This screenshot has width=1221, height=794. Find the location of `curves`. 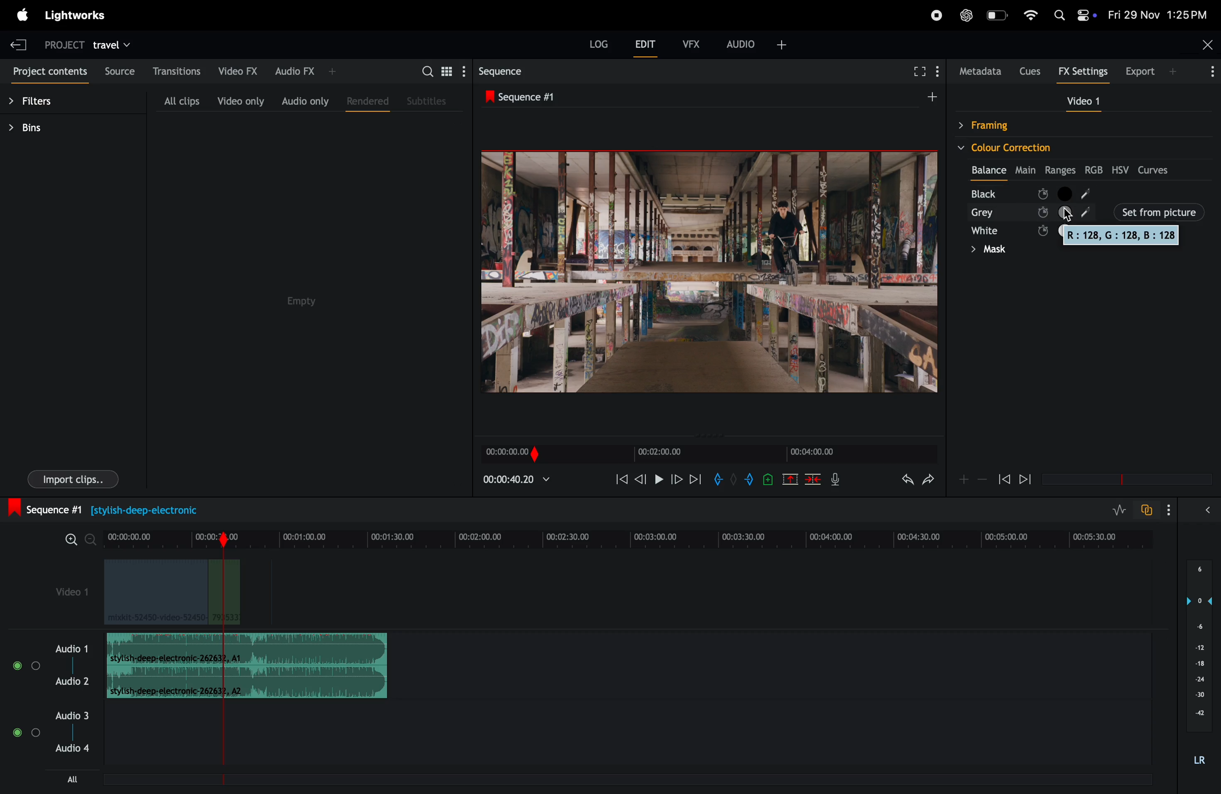

curves is located at coordinates (1156, 170).